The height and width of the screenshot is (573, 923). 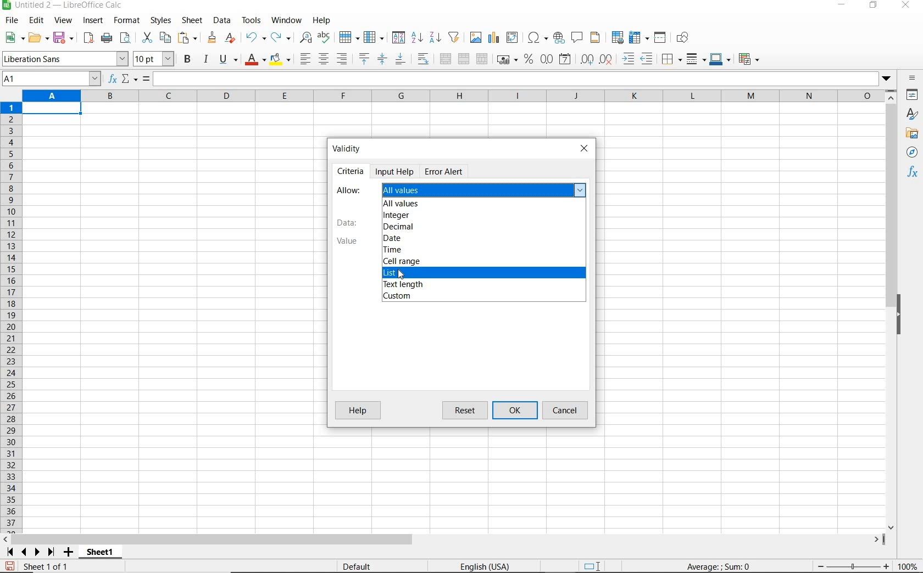 I want to click on window, so click(x=286, y=19).